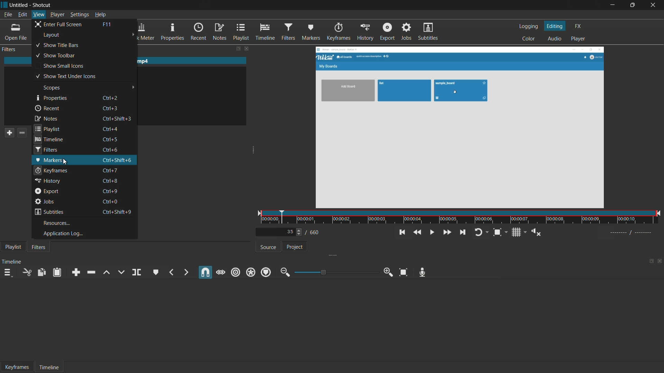 The image size is (664, 373). I want to click on color, so click(528, 39).